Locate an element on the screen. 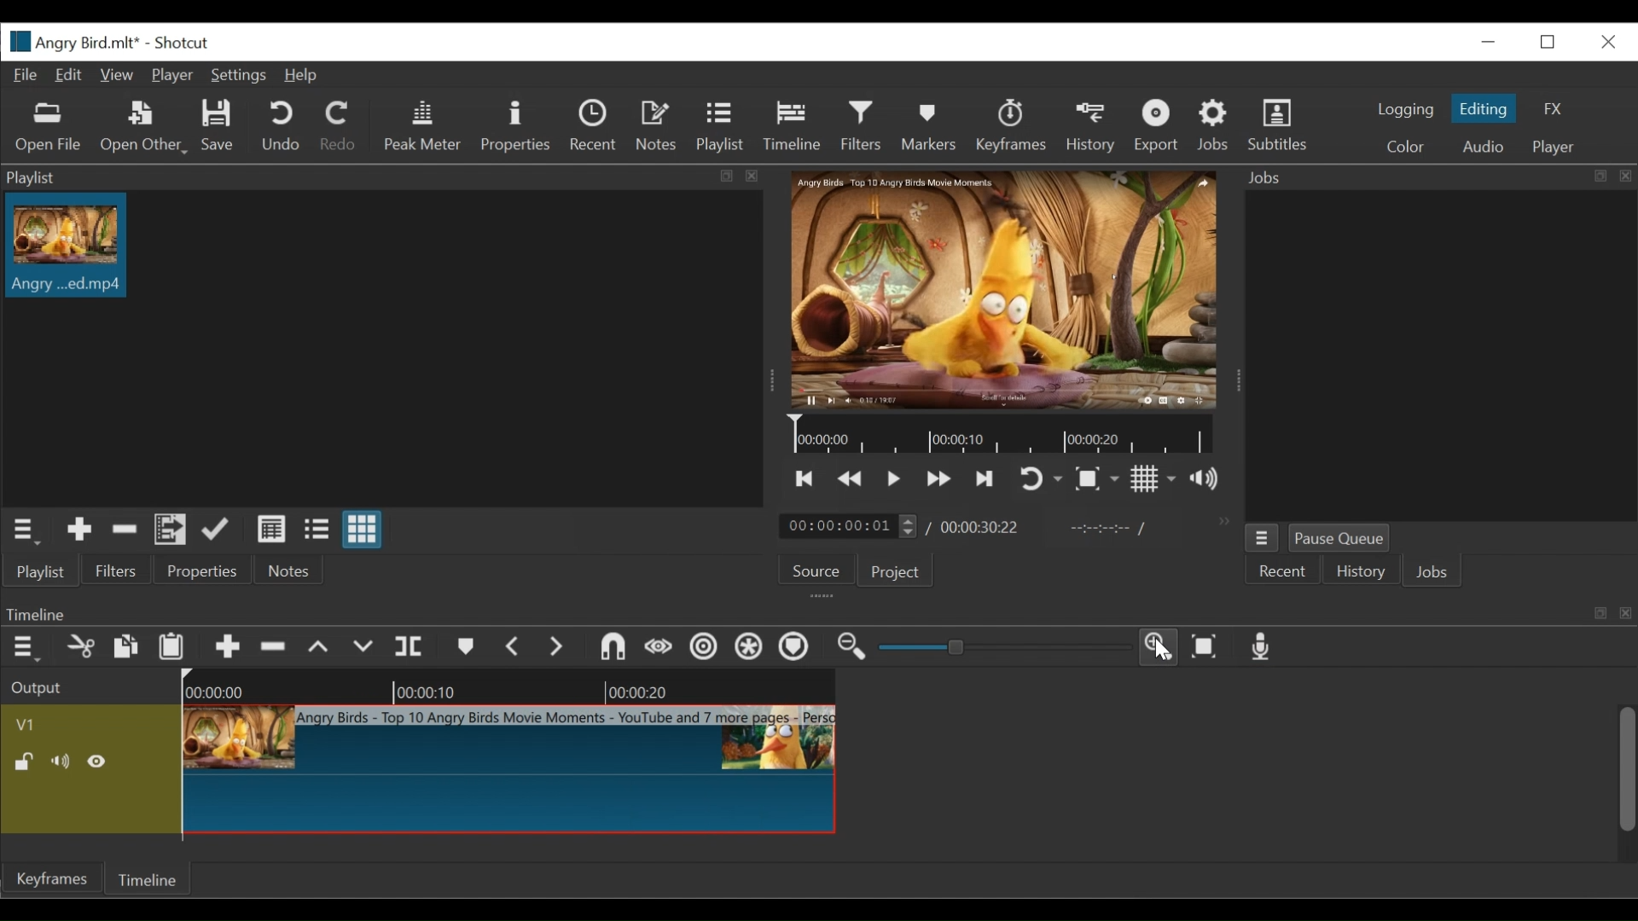 This screenshot has width=1638, height=921. Ripple all tracks is located at coordinates (746, 646).